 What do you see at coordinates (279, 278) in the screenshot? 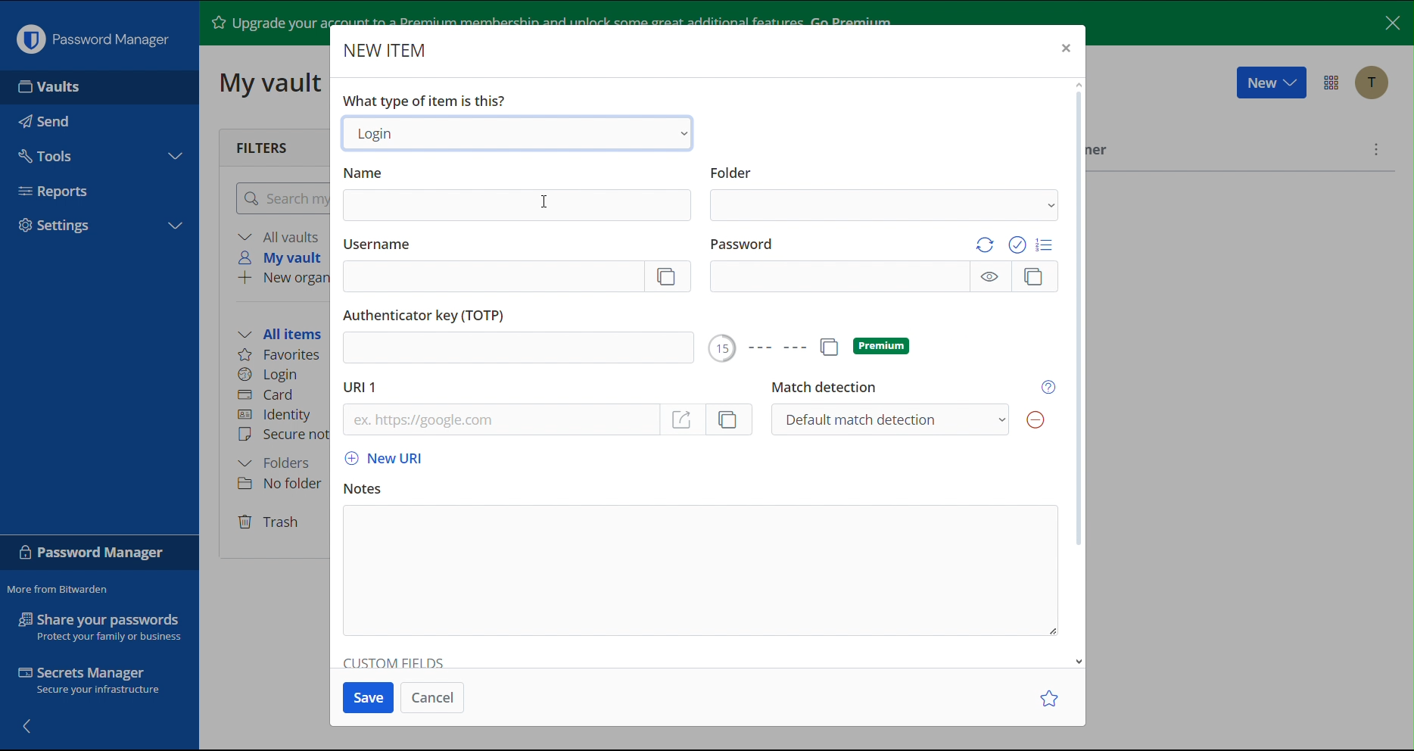
I see `New organization` at bounding box center [279, 278].